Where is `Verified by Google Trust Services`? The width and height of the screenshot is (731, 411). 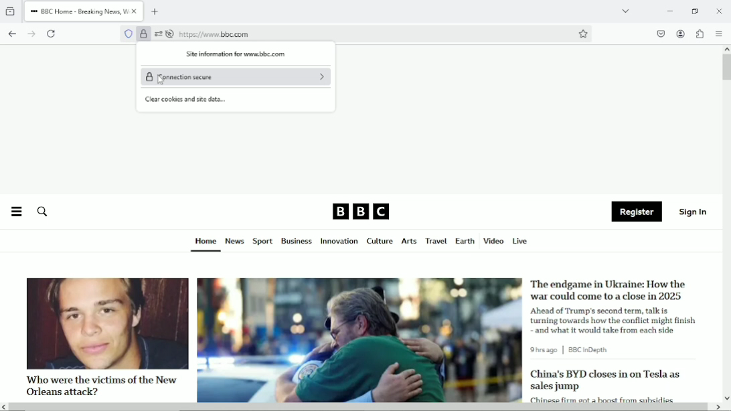 Verified by Google Trust Services is located at coordinates (143, 35).